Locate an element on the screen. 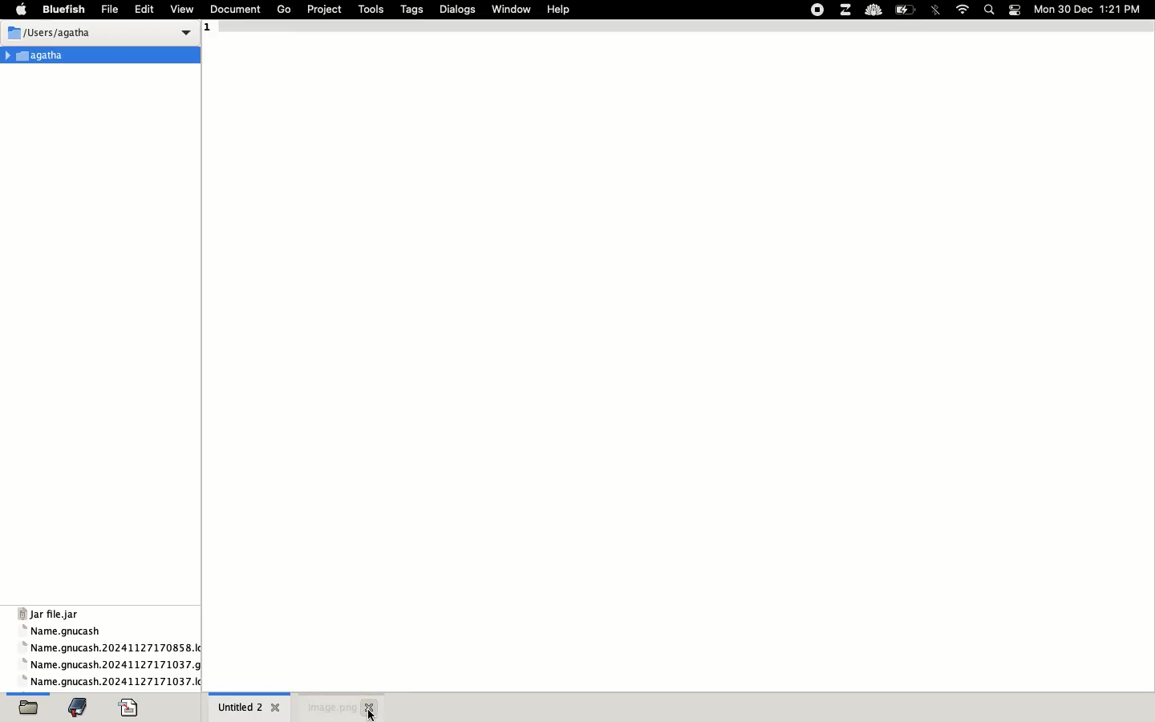 The image size is (1155, 722). Agatha is located at coordinates (103, 55).